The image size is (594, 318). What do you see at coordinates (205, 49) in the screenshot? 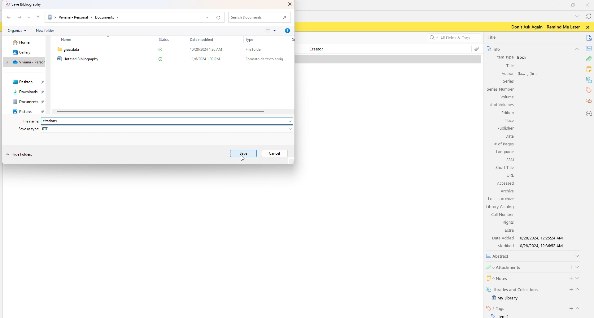
I see `10/28/2024 1:26 AM` at bounding box center [205, 49].